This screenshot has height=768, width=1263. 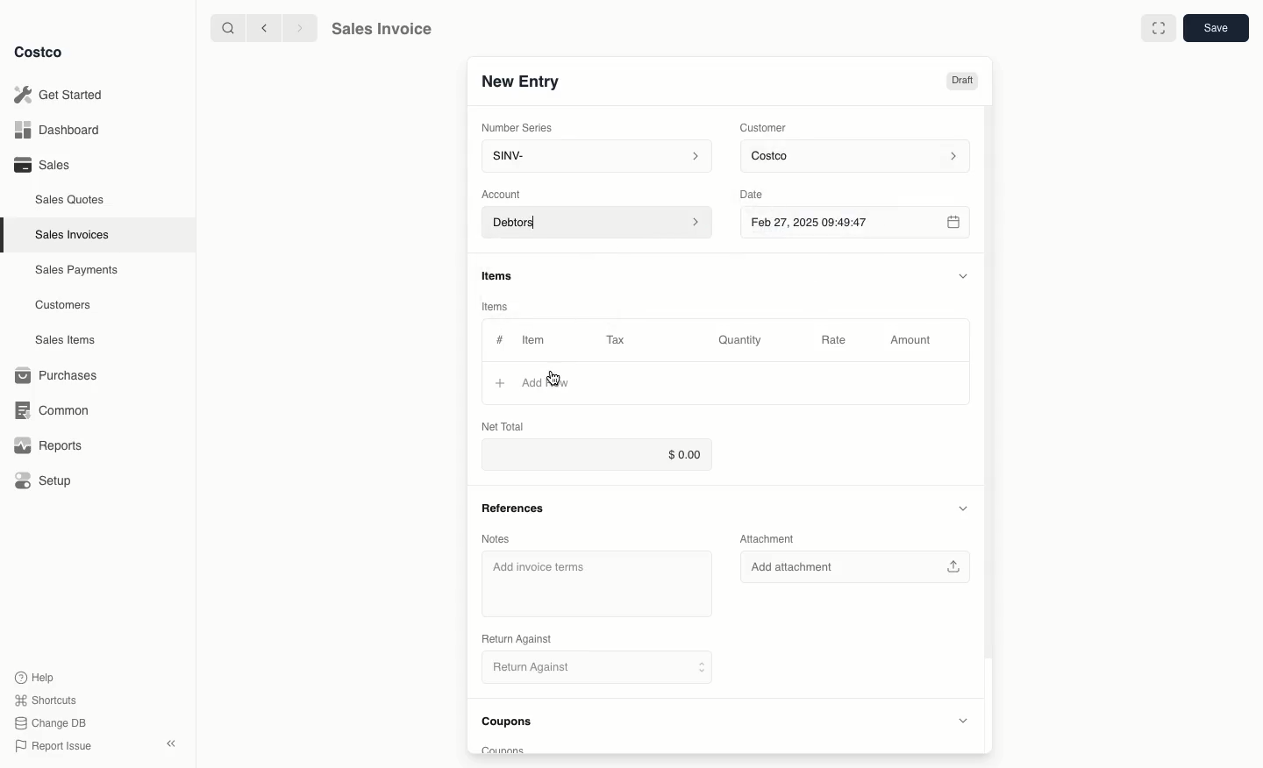 I want to click on Save, so click(x=1215, y=29).